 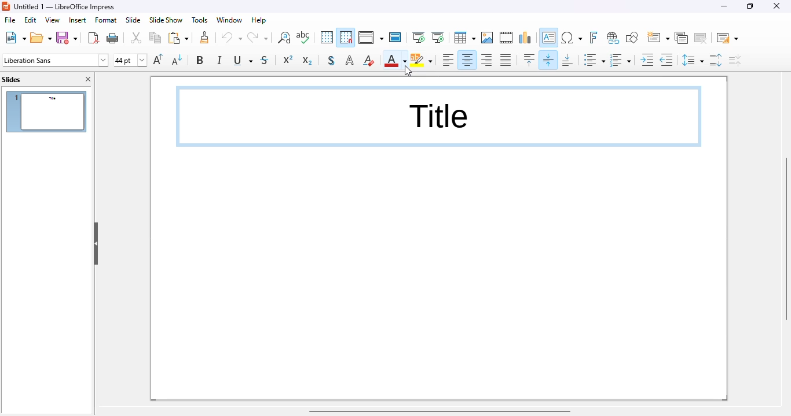 What do you see at coordinates (133, 20) in the screenshot?
I see `slide` at bounding box center [133, 20].